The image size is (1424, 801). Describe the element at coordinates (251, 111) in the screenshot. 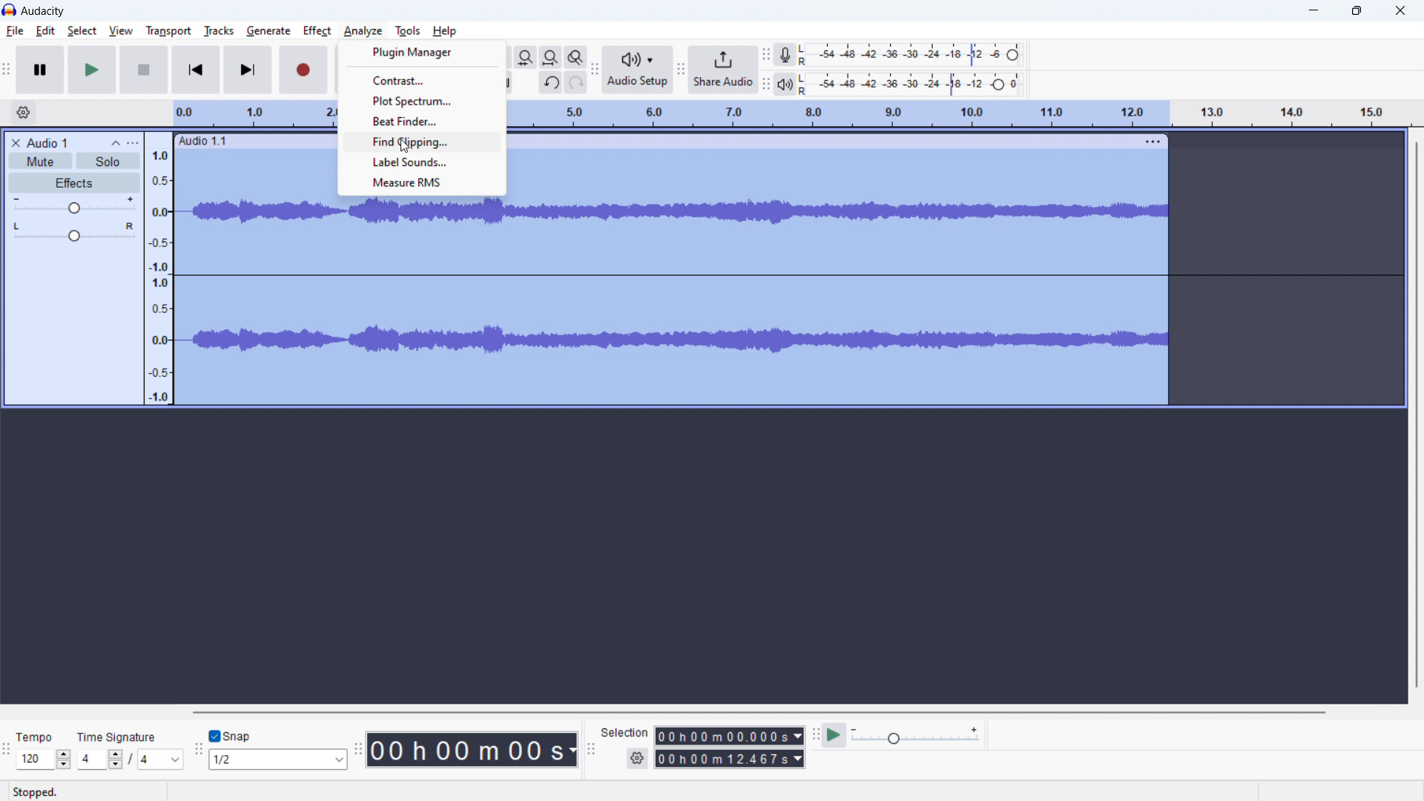

I see `Timeline` at that location.